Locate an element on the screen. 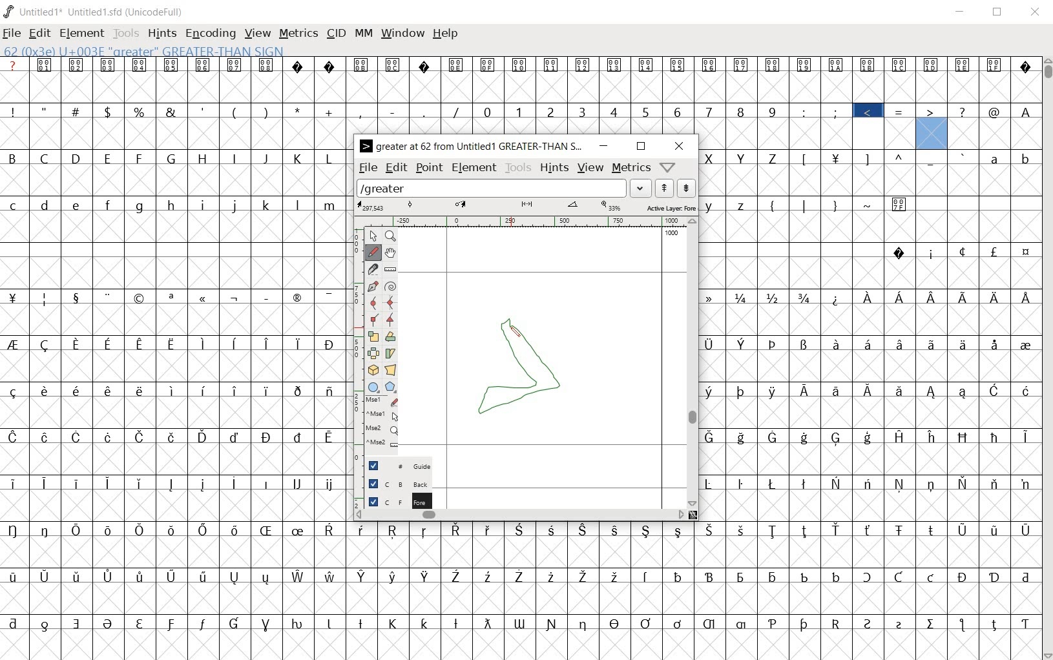 The height and width of the screenshot is (660, 1053). > GREATER AT 62 FROM UNTITLED is located at coordinates (471, 146).